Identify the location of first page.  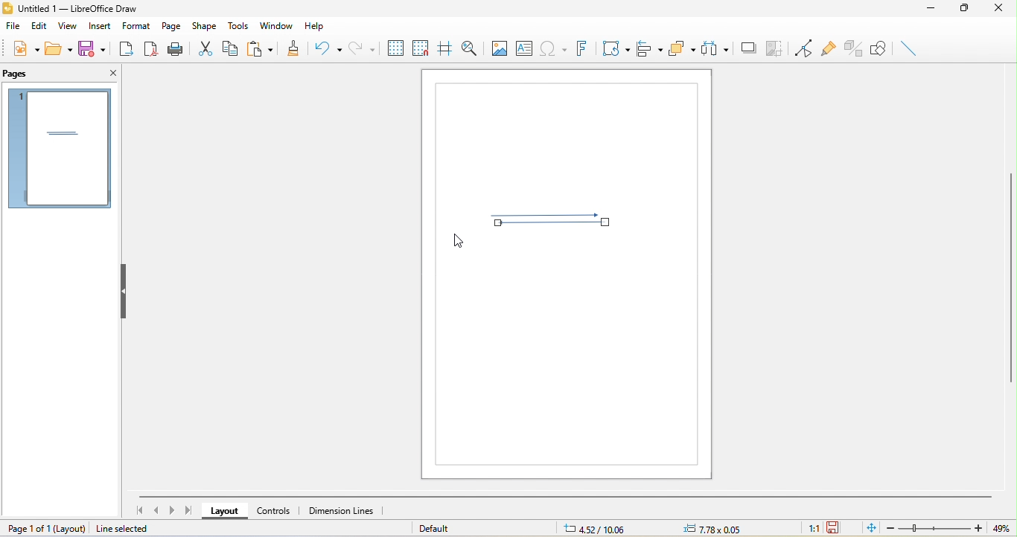
(138, 509).